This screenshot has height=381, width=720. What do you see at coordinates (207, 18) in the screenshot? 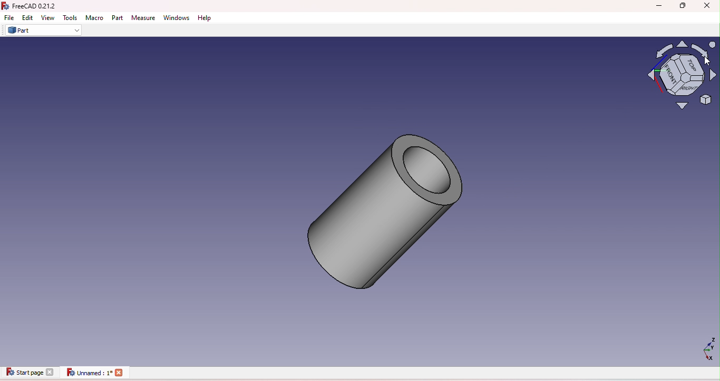
I see `Help` at bounding box center [207, 18].